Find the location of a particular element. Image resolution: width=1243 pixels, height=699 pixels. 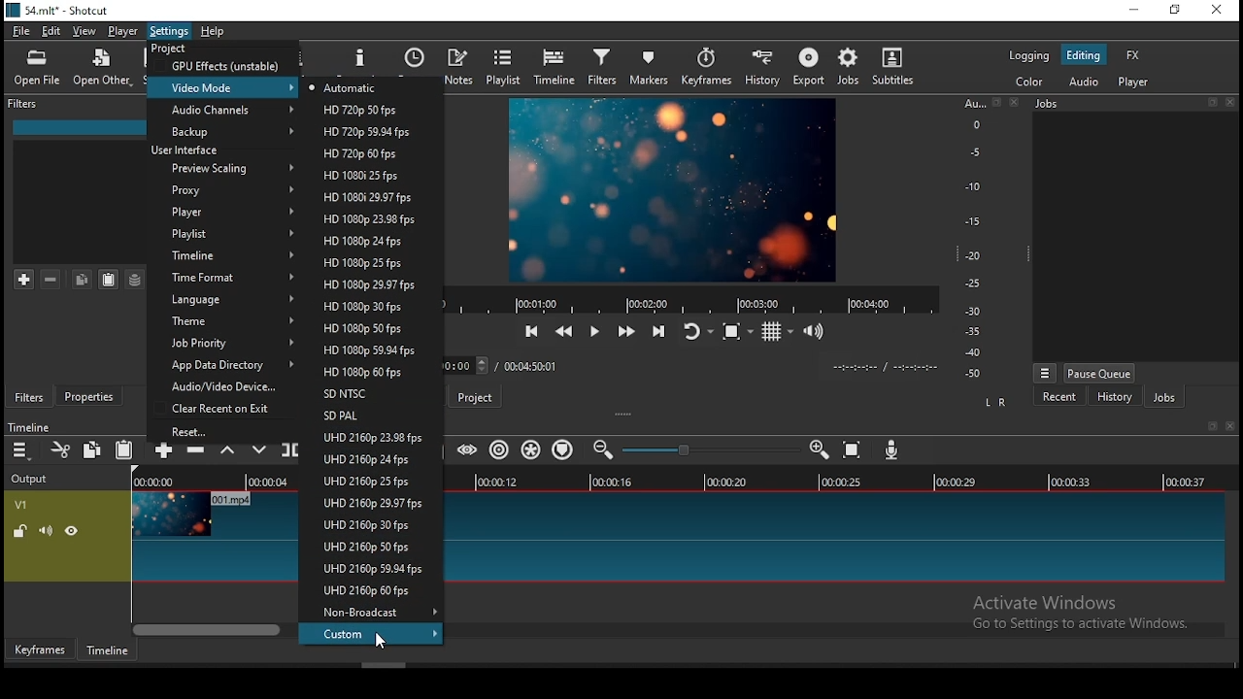

skip to the previous point is located at coordinates (530, 332).